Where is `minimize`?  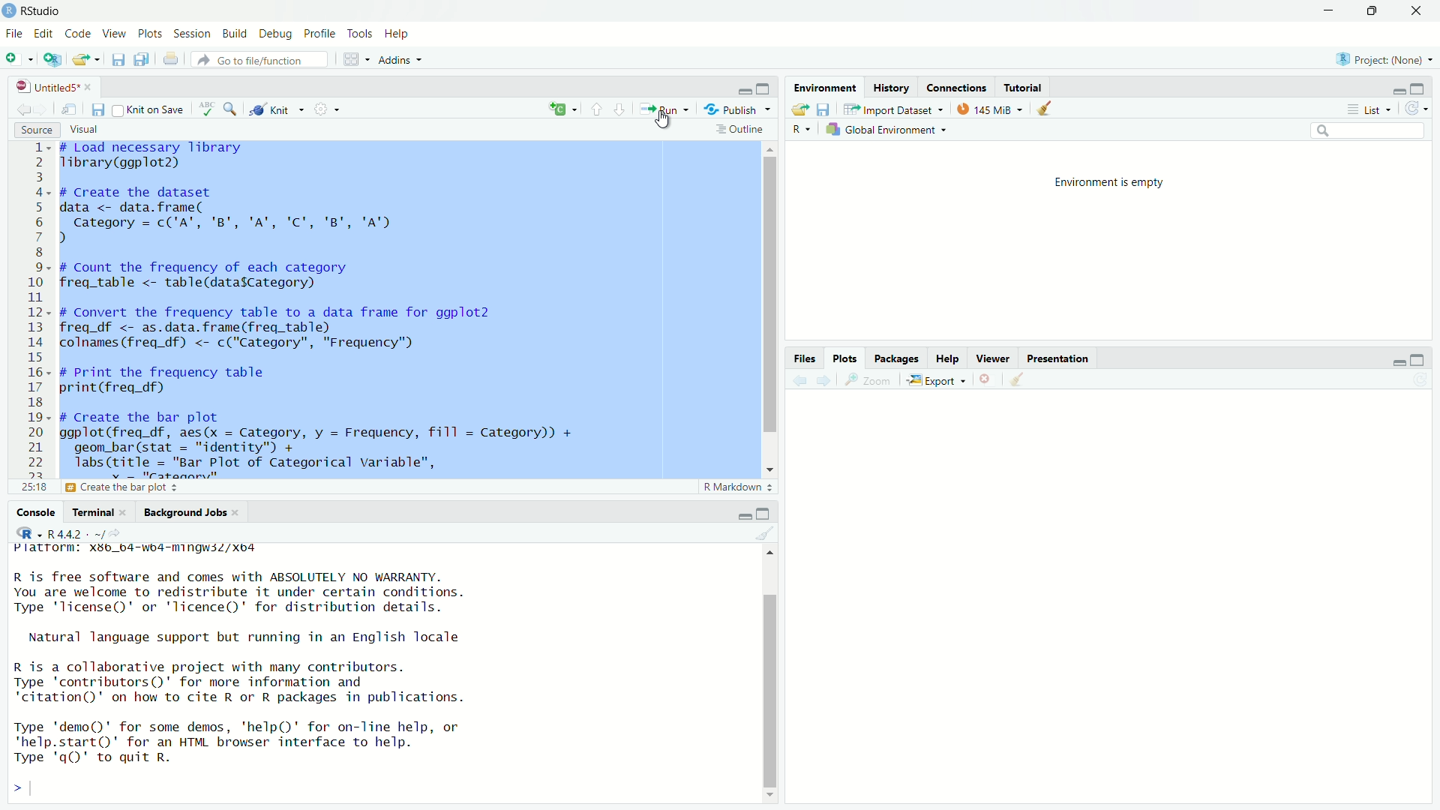 minimize is located at coordinates (1330, 11).